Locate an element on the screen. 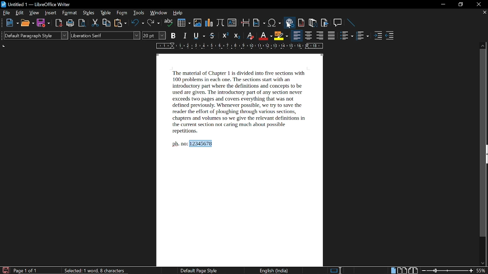 This screenshot has height=274, width=488. save is located at coordinates (5, 270).